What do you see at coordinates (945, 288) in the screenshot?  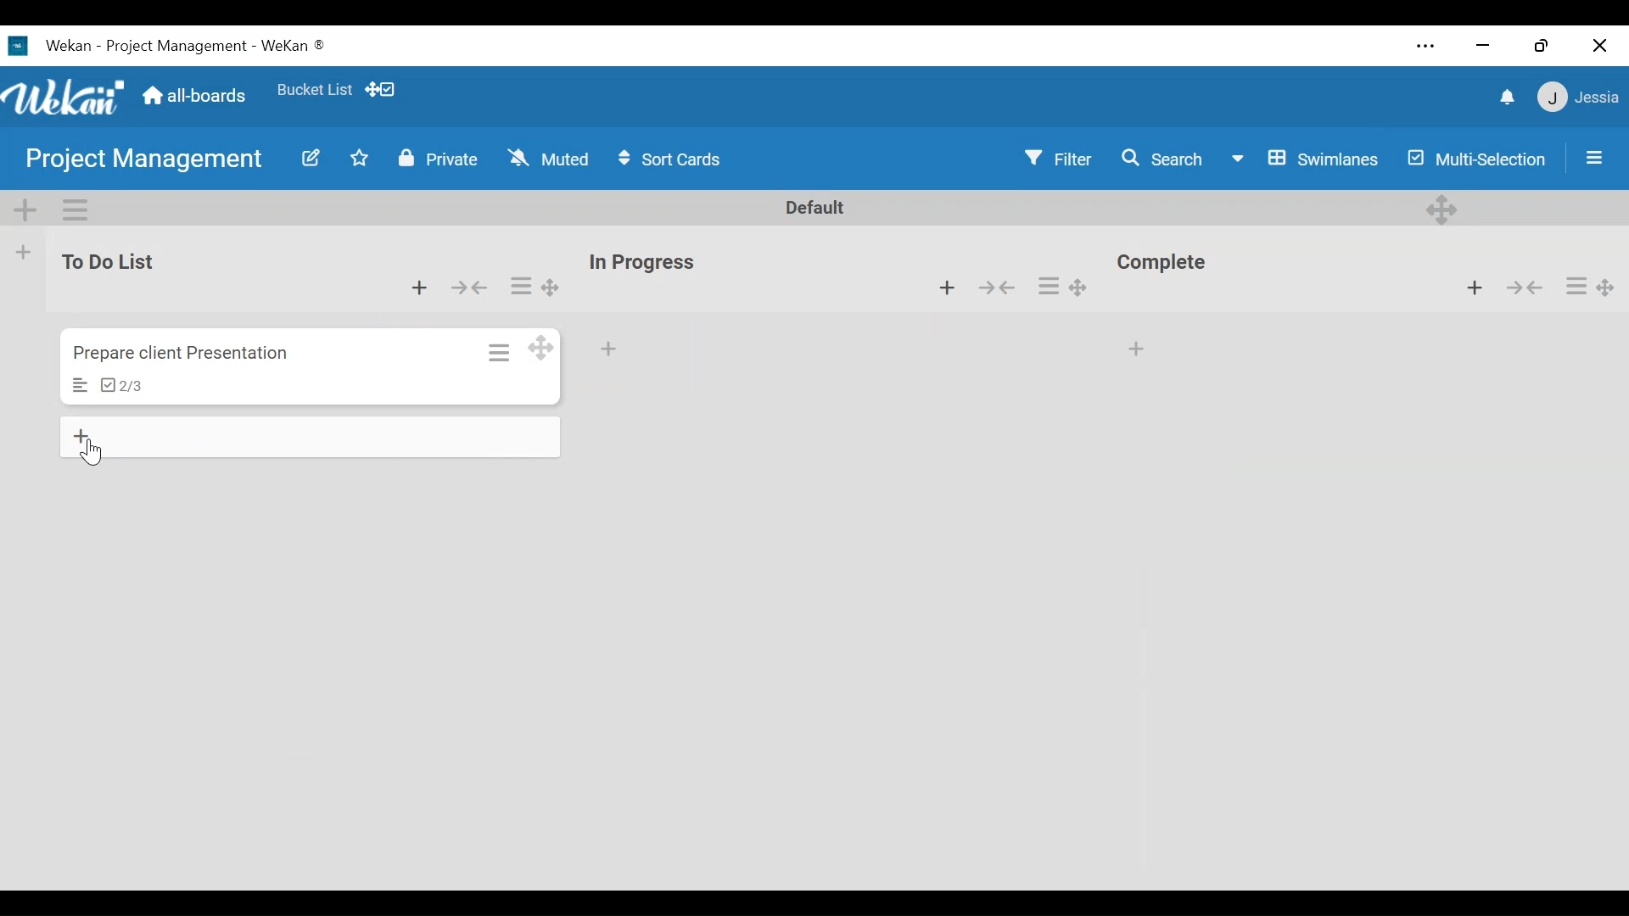 I see `Add card to top of the list` at bounding box center [945, 288].